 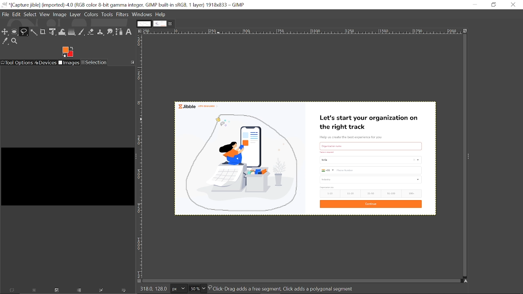 I want to click on Horizontal label, so click(x=302, y=32).